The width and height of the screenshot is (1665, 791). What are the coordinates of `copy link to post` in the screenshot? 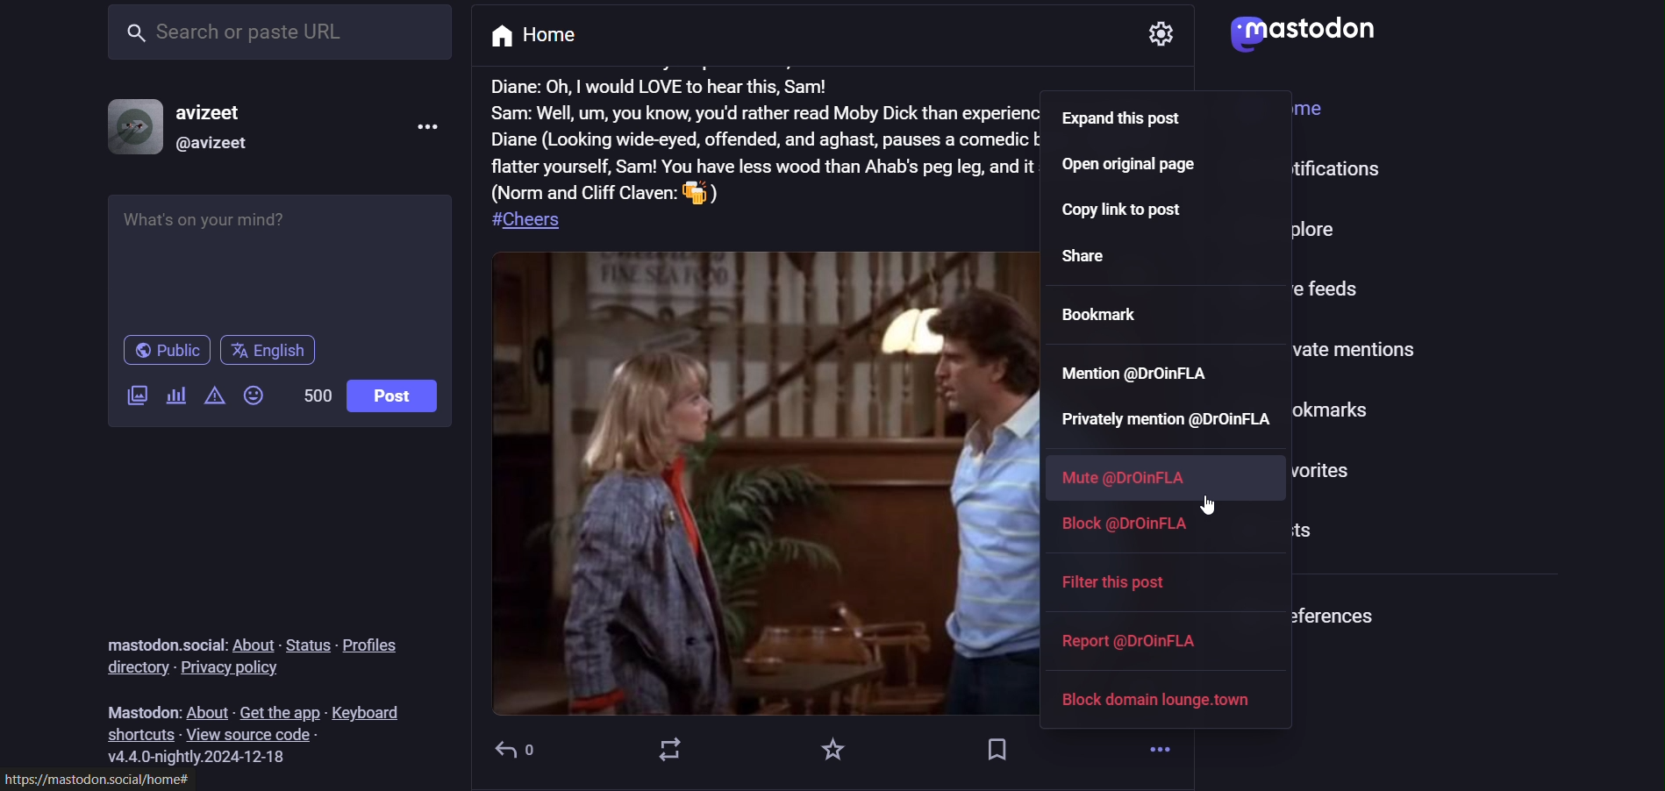 It's located at (1136, 214).